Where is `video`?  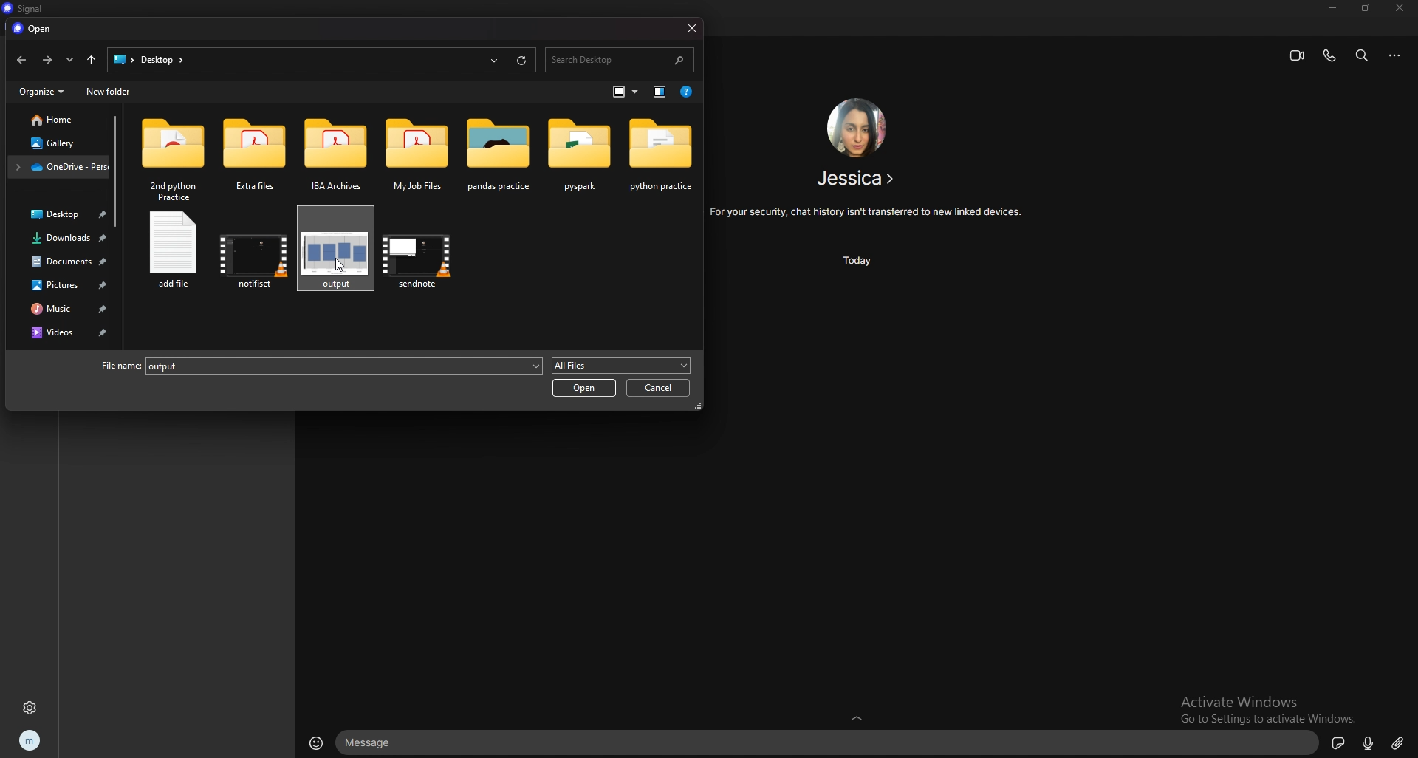 video is located at coordinates (421, 258).